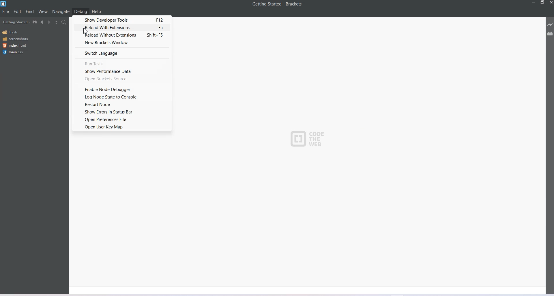  Describe the element at coordinates (57, 22) in the screenshot. I see `Split the editor vertically and Horizontally` at that location.